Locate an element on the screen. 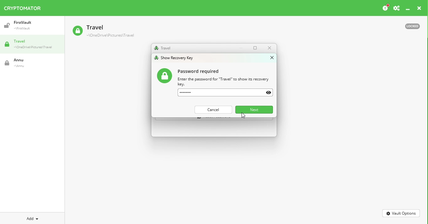 The image size is (428, 224). Close is located at coordinates (419, 9).